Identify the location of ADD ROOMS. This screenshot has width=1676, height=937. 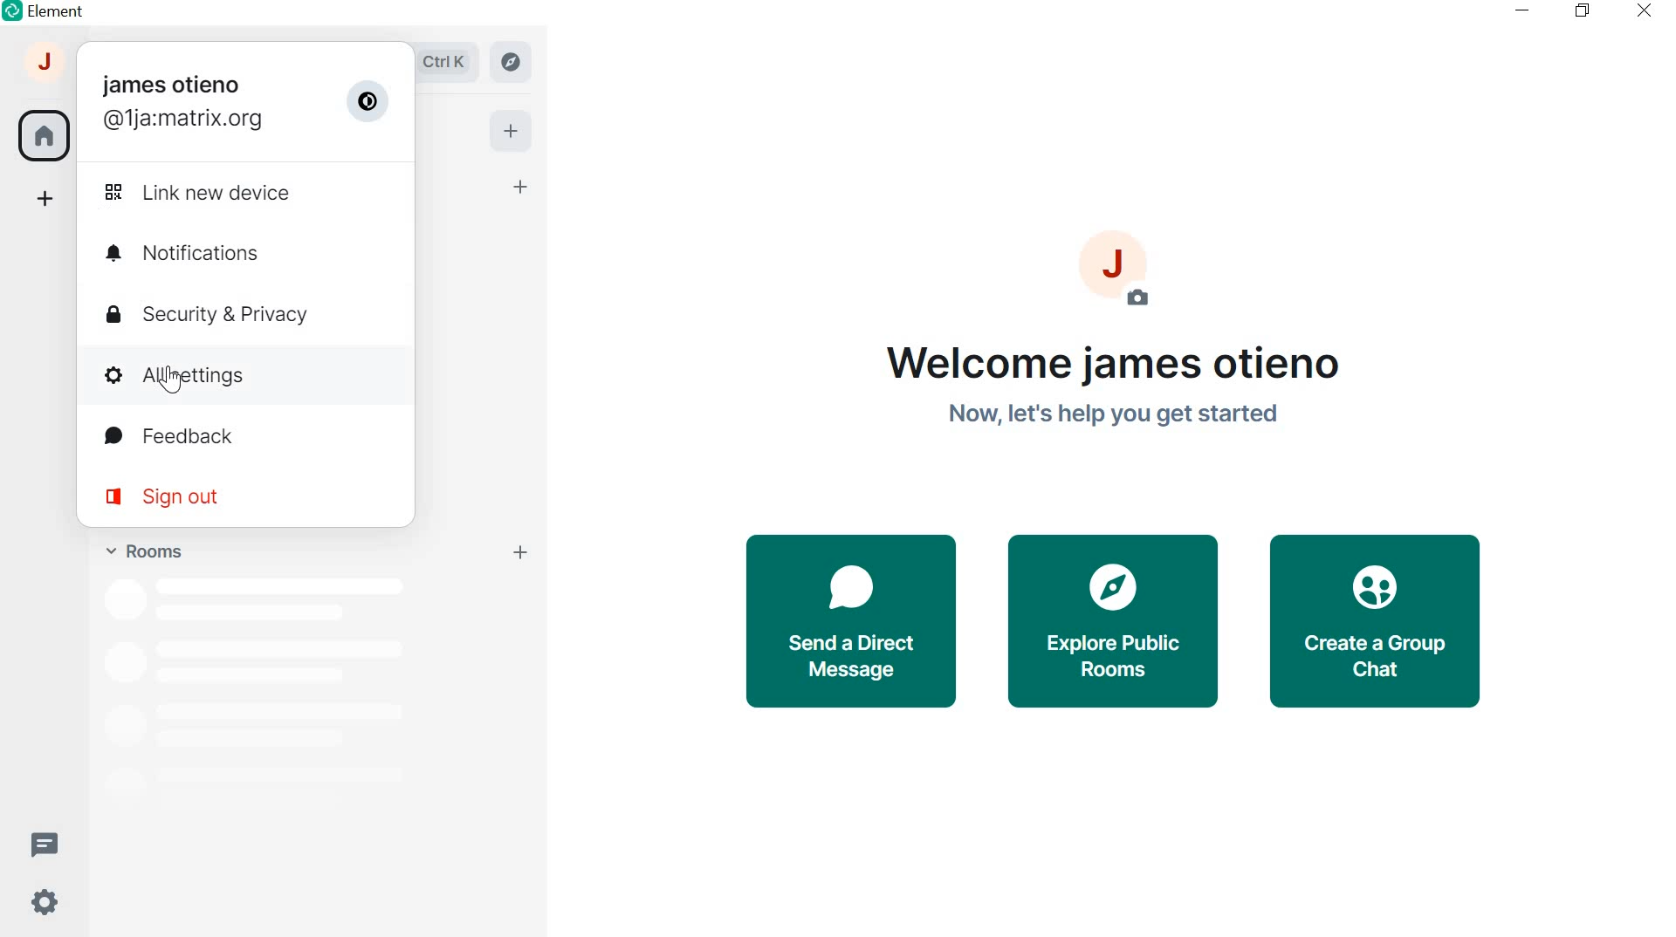
(524, 552).